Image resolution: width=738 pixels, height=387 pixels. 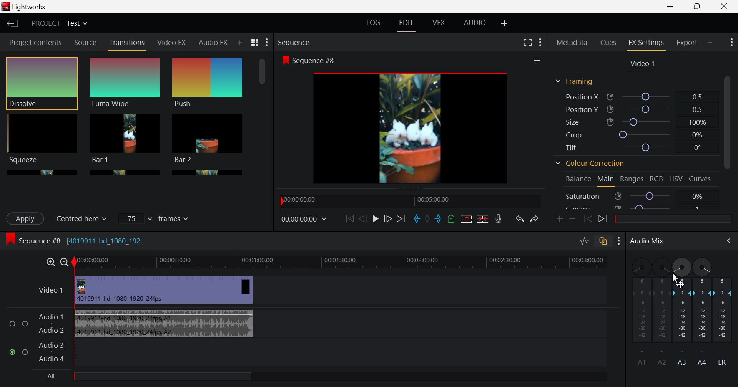 I want to click on Remove keyframe, so click(x=572, y=219).